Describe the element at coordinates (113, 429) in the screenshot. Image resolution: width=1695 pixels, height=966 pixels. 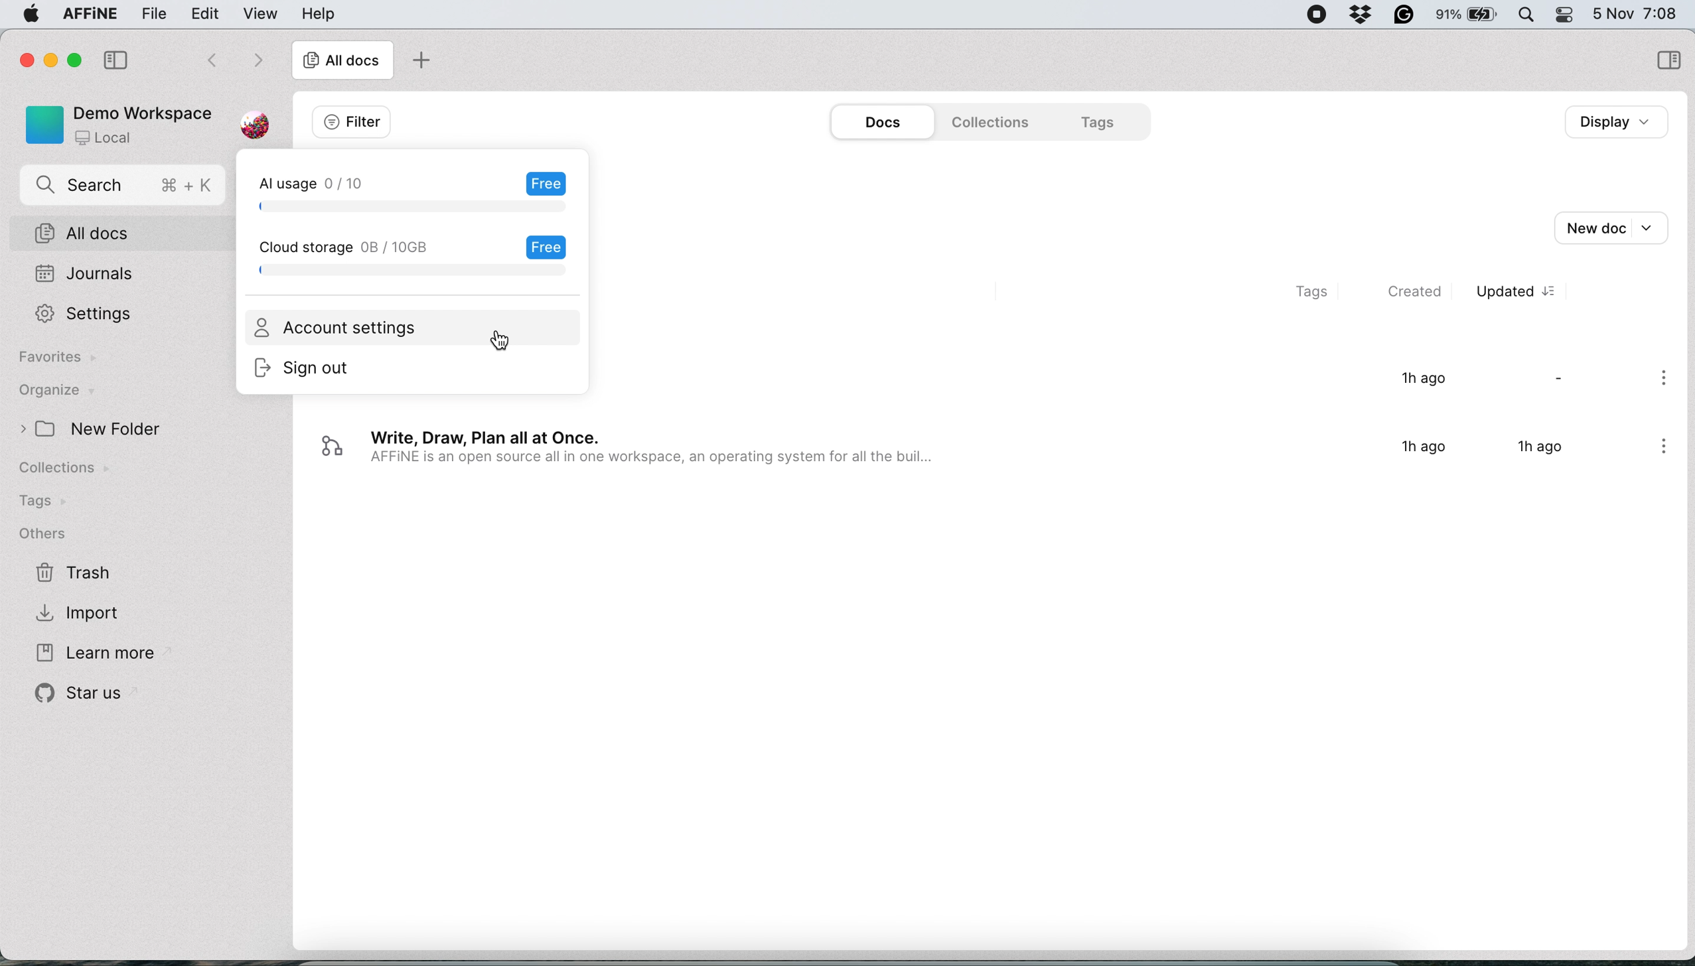
I see `new folder` at that location.